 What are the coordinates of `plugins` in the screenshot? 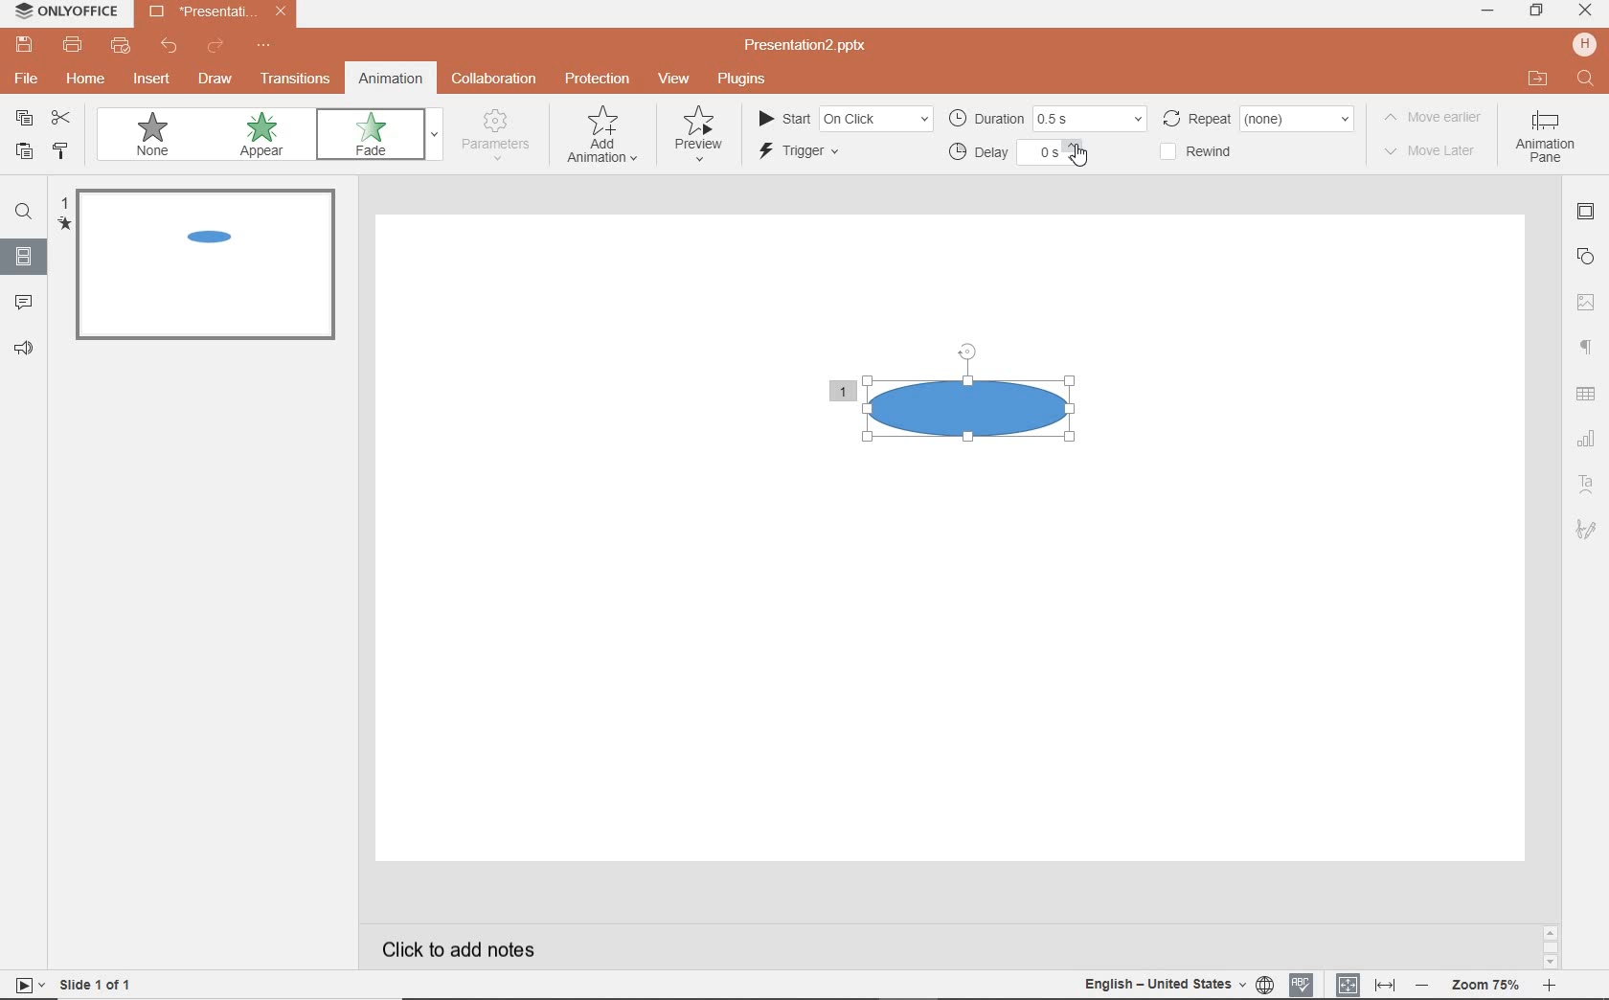 It's located at (742, 80).